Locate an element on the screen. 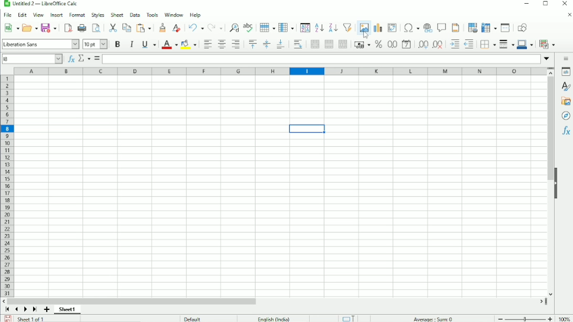  Sort descending is located at coordinates (332, 27).